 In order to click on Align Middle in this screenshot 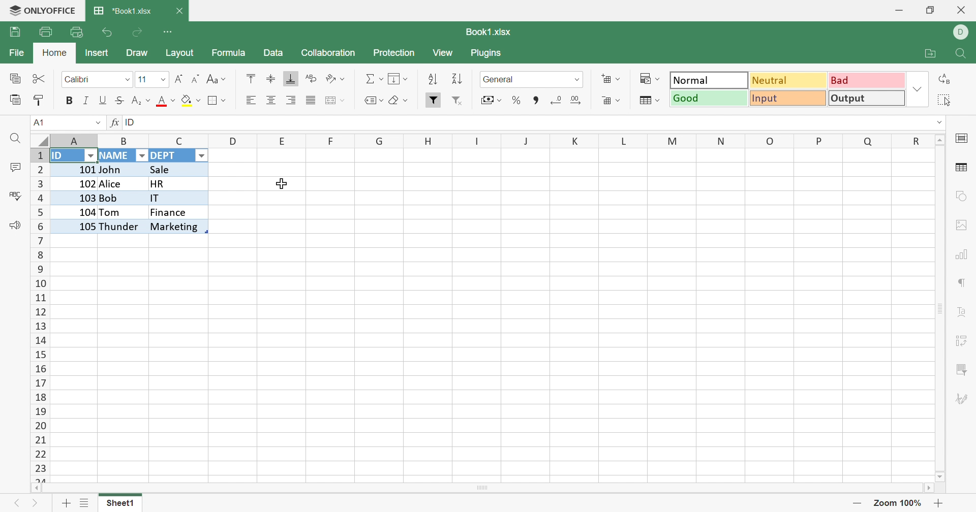, I will do `click(272, 79)`.